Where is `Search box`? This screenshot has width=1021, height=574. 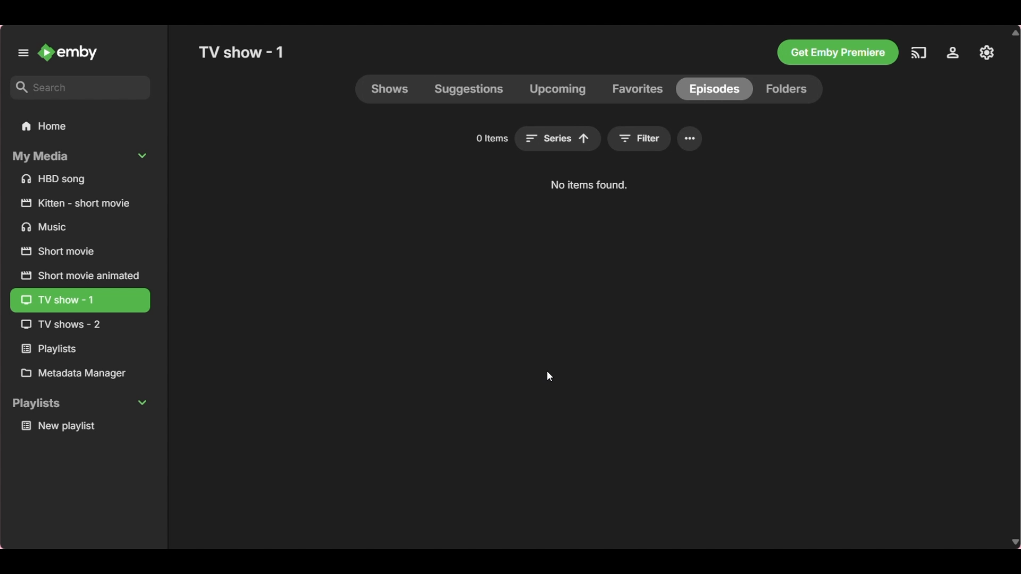 Search box is located at coordinates (81, 87).